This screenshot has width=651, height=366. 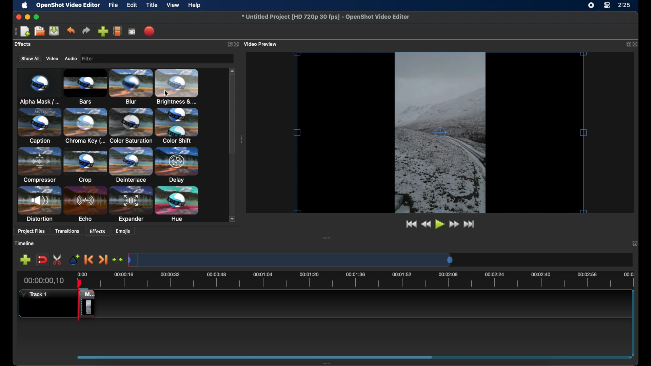 What do you see at coordinates (71, 59) in the screenshot?
I see `audio` at bounding box center [71, 59].